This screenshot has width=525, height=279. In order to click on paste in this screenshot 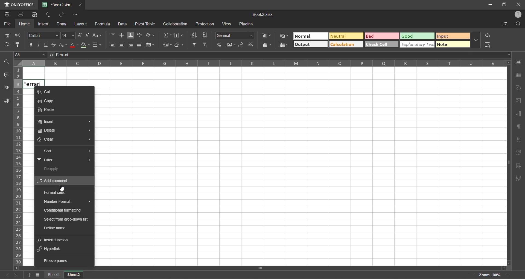, I will do `click(7, 45)`.